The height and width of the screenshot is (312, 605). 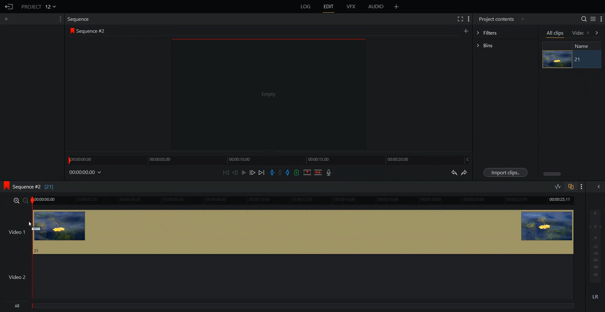 I want to click on Move Forward, so click(x=262, y=172).